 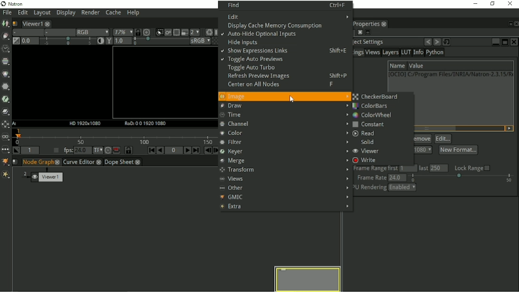 I want to click on Name, so click(x=397, y=65).